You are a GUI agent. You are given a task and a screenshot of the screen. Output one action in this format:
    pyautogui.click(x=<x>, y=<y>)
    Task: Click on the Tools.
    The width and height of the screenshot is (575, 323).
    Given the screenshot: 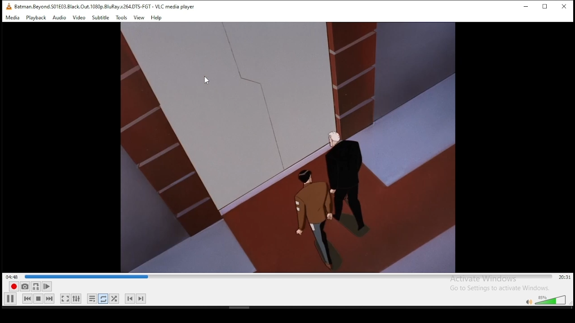 What is the action you would take?
    pyautogui.click(x=121, y=18)
    